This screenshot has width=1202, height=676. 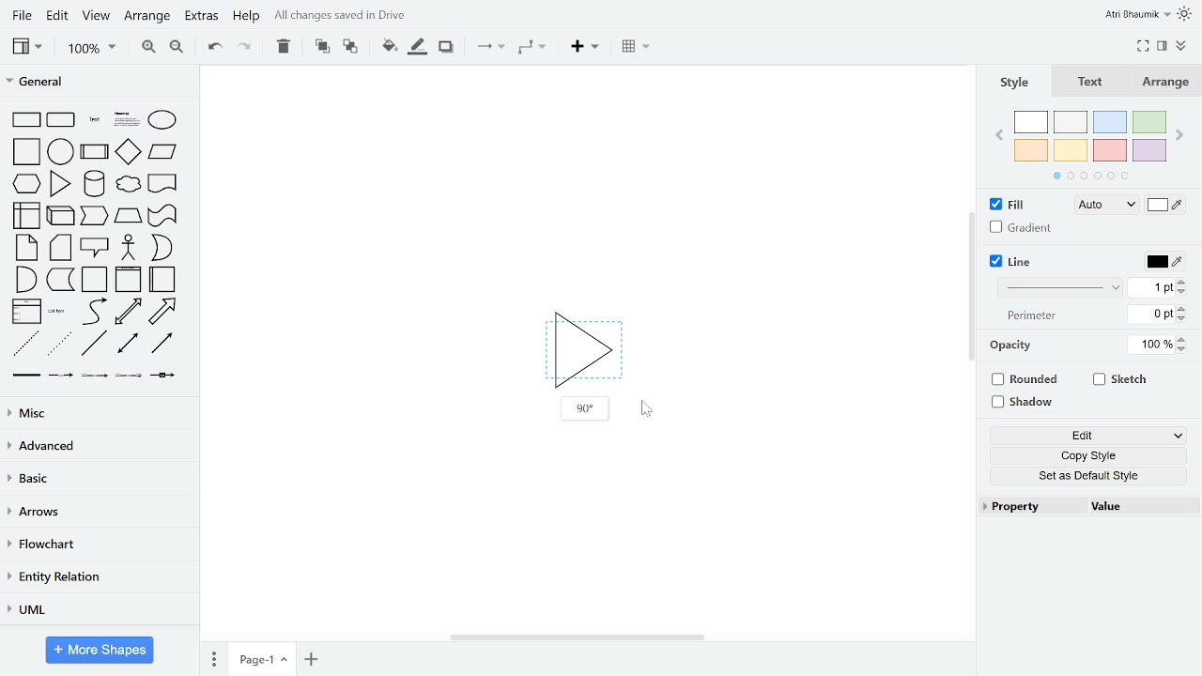 I want to click on collapse, so click(x=1181, y=47).